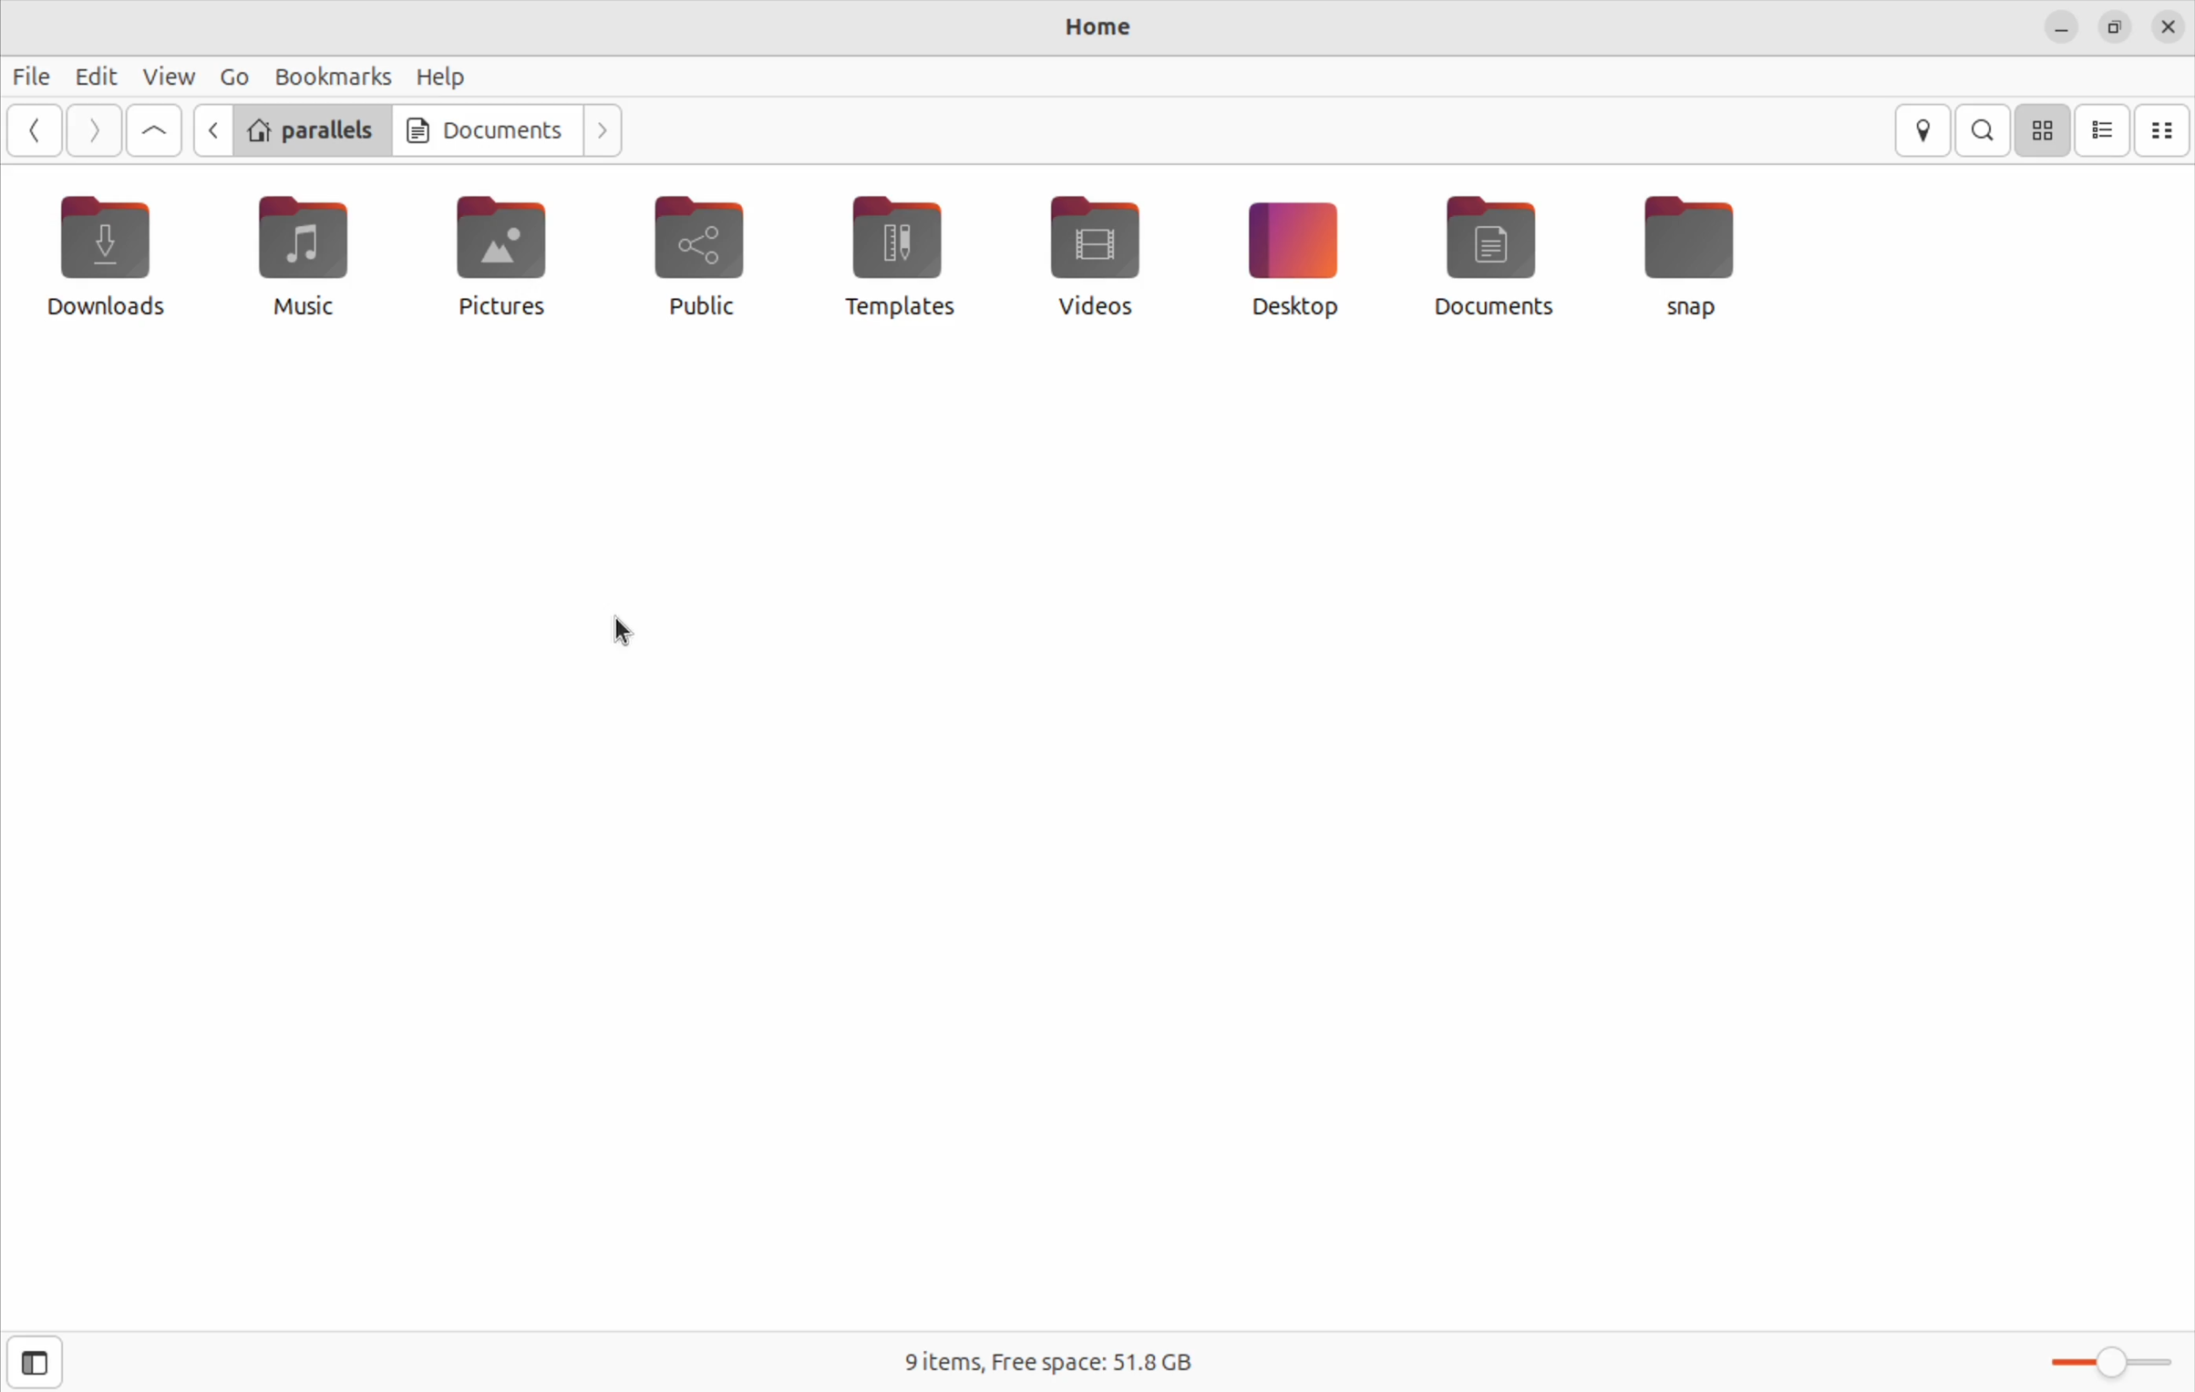 Image resolution: width=2195 pixels, height=1392 pixels. I want to click on close files, so click(2167, 28).